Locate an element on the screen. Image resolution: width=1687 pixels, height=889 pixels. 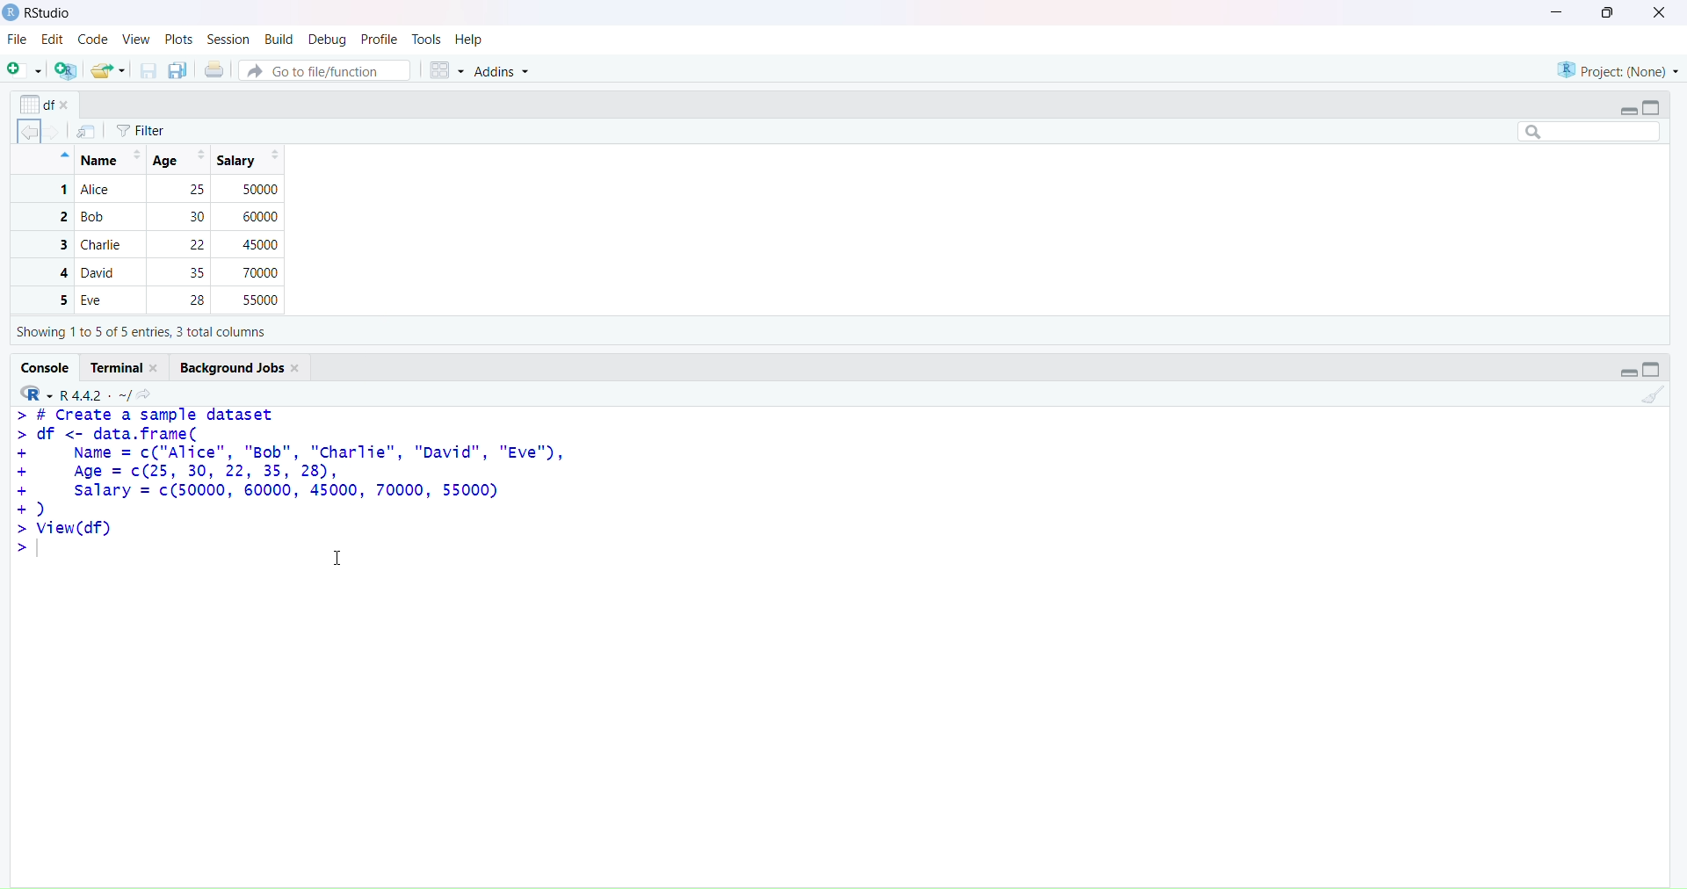
import is located at coordinates (87, 131).